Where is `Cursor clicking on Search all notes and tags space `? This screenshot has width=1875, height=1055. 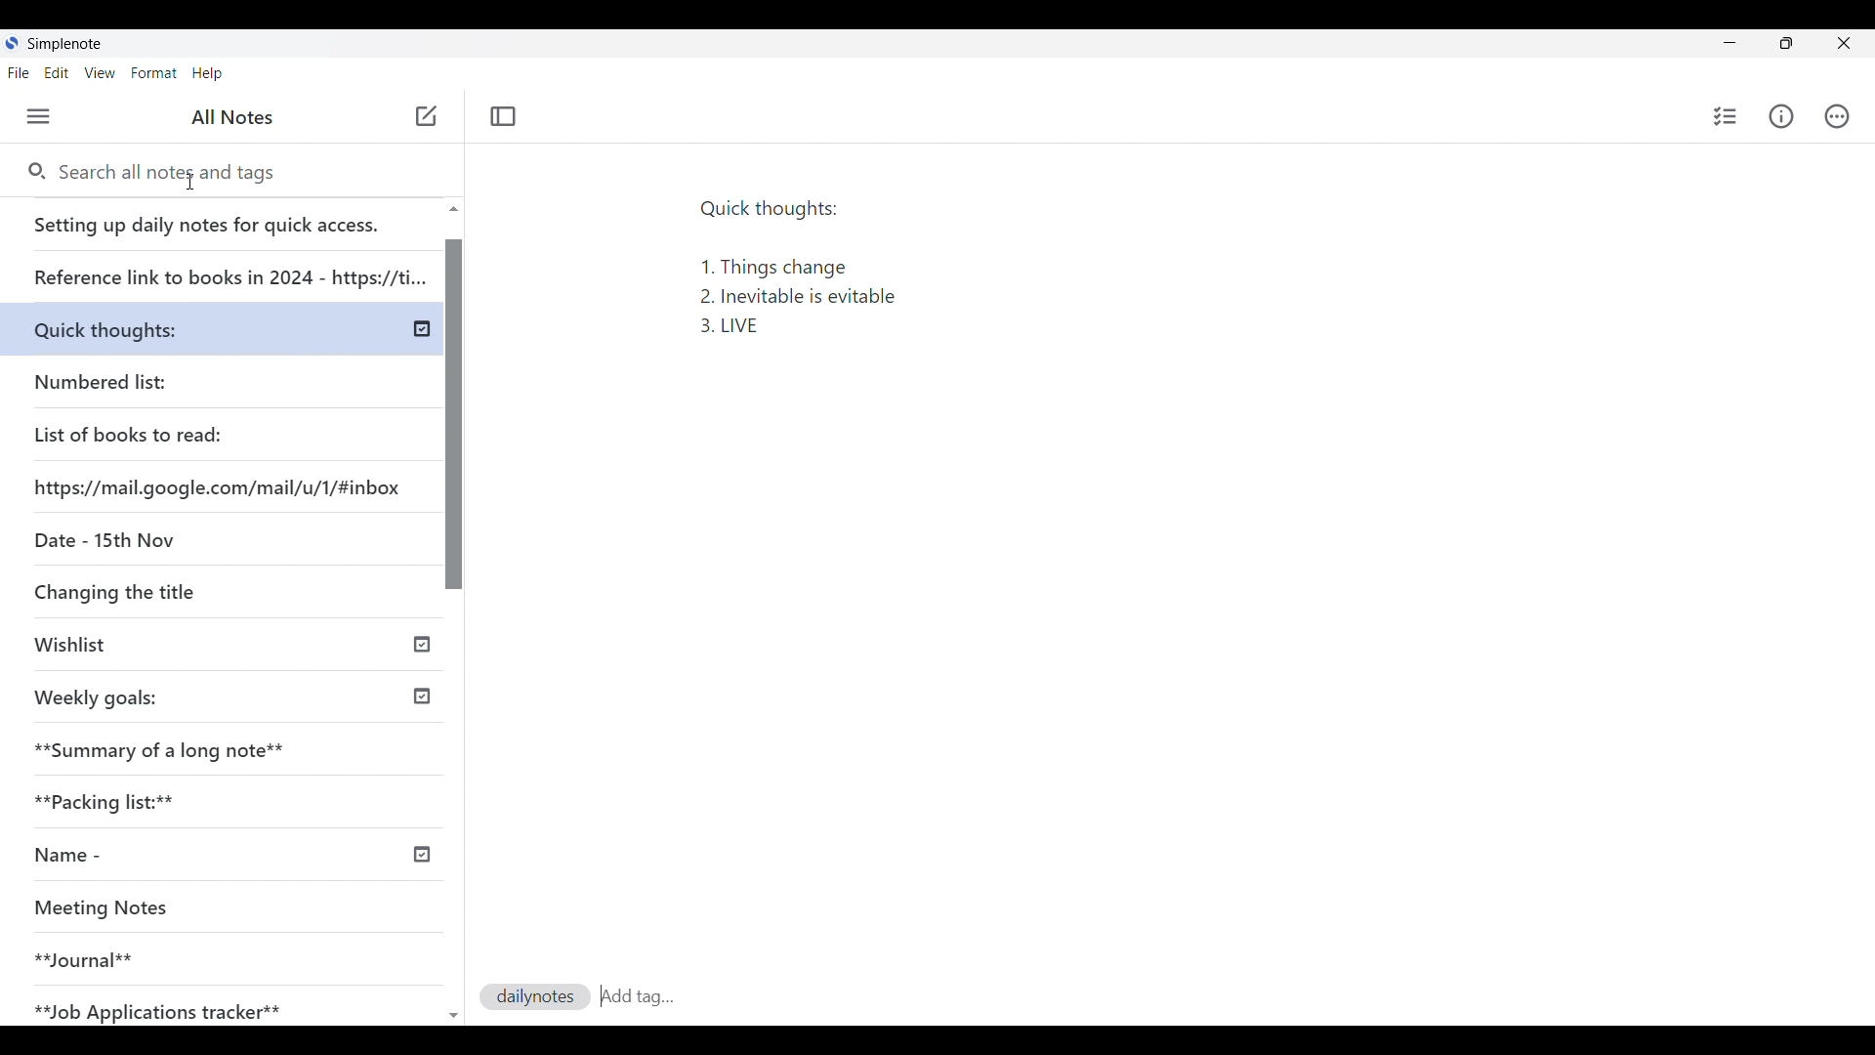
Cursor clicking on Search all notes and tags space  is located at coordinates (192, 183).